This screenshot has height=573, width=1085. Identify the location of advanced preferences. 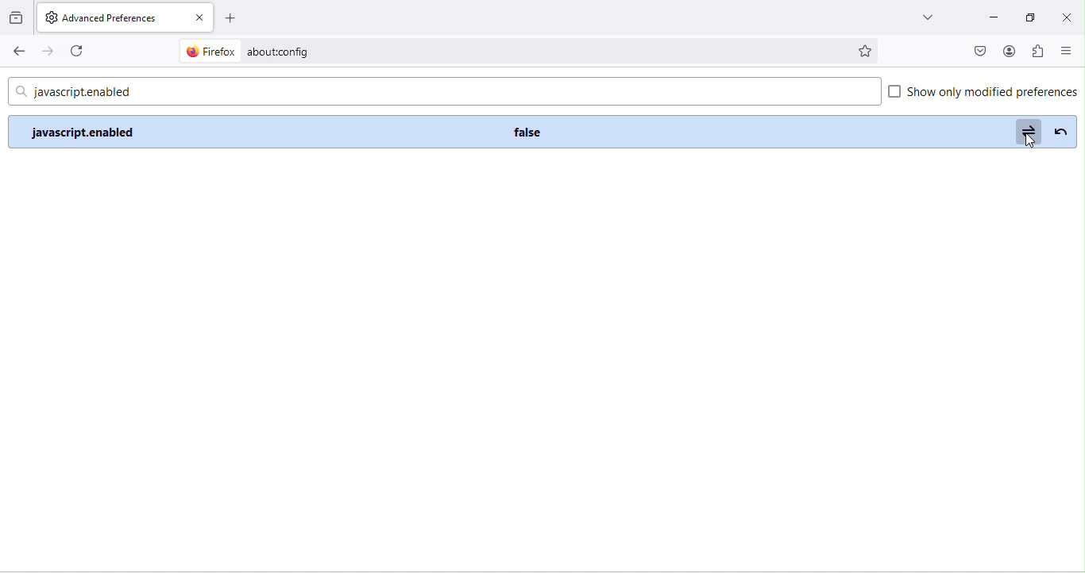
(110, 17).